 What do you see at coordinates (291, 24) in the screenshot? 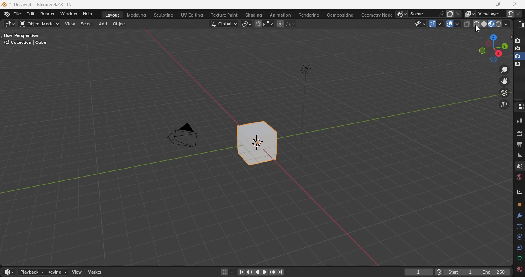
I see `proportional editing falloff` at bounding box center [291, 24].